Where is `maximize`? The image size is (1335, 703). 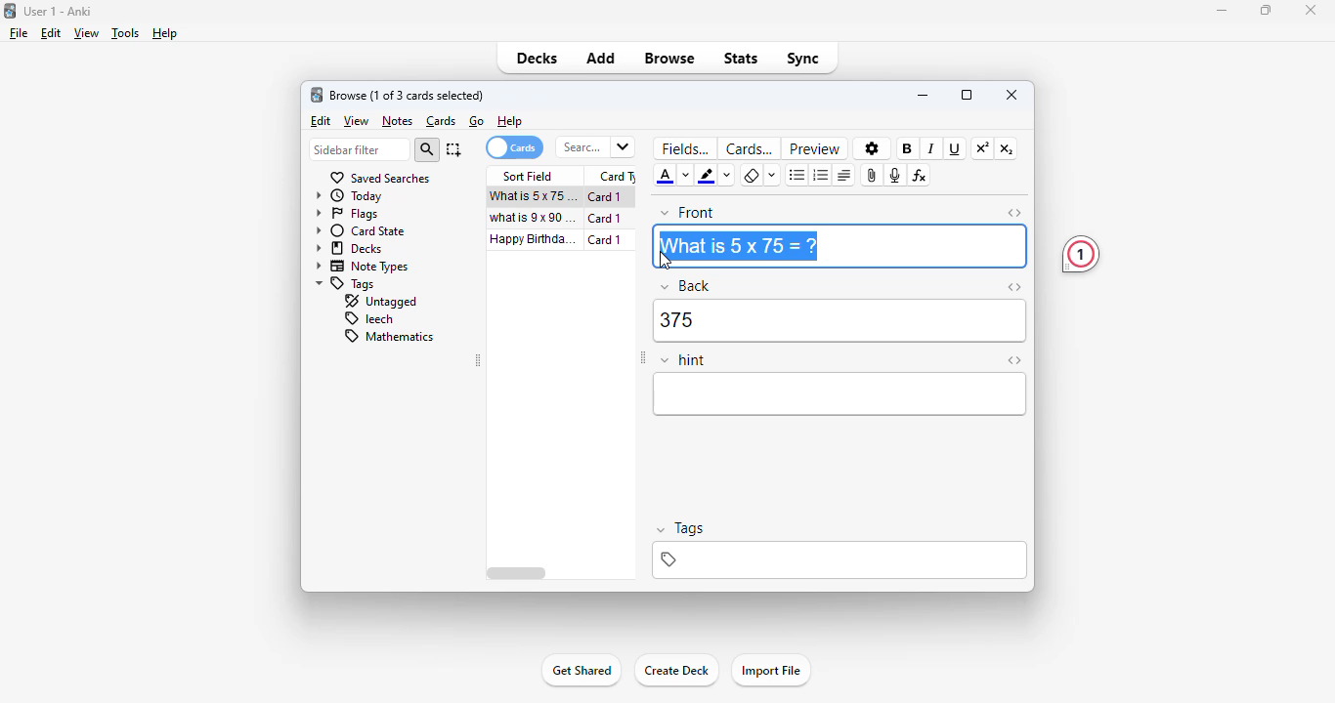 maximize is located at coordinates (967, 96).